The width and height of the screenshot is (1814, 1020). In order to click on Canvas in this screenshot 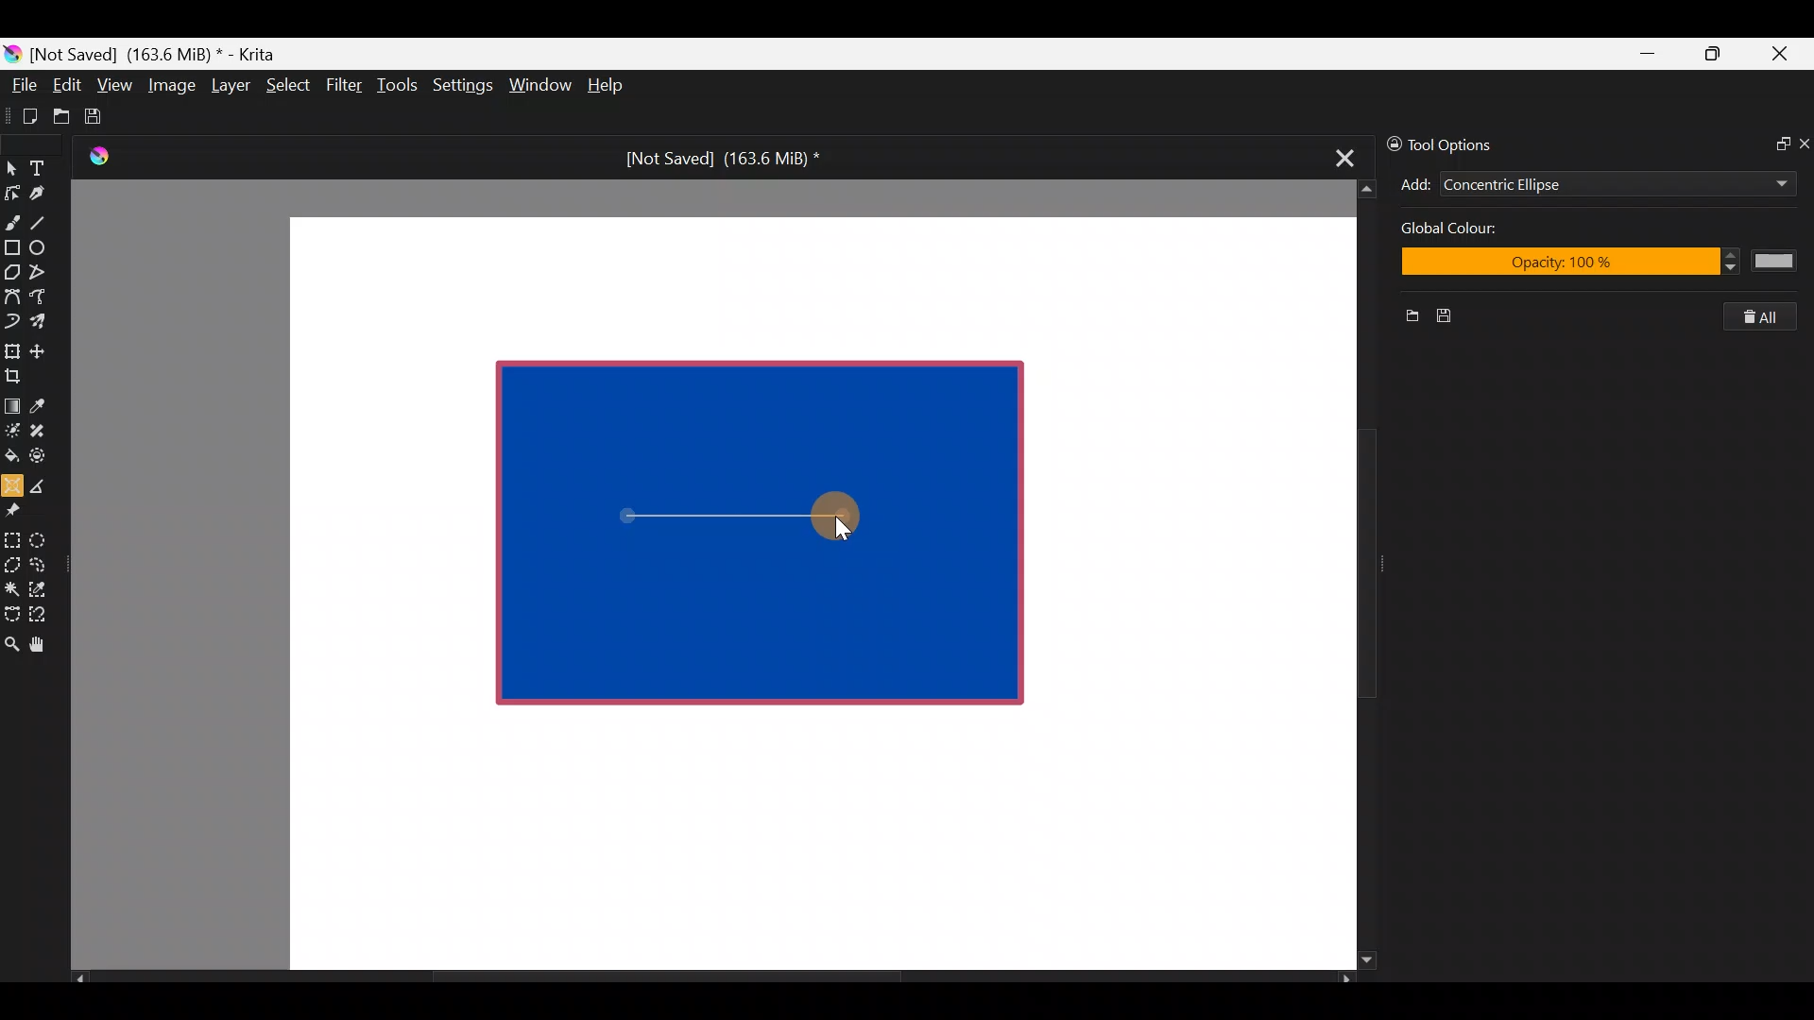, I will do `click(807, 591)`.